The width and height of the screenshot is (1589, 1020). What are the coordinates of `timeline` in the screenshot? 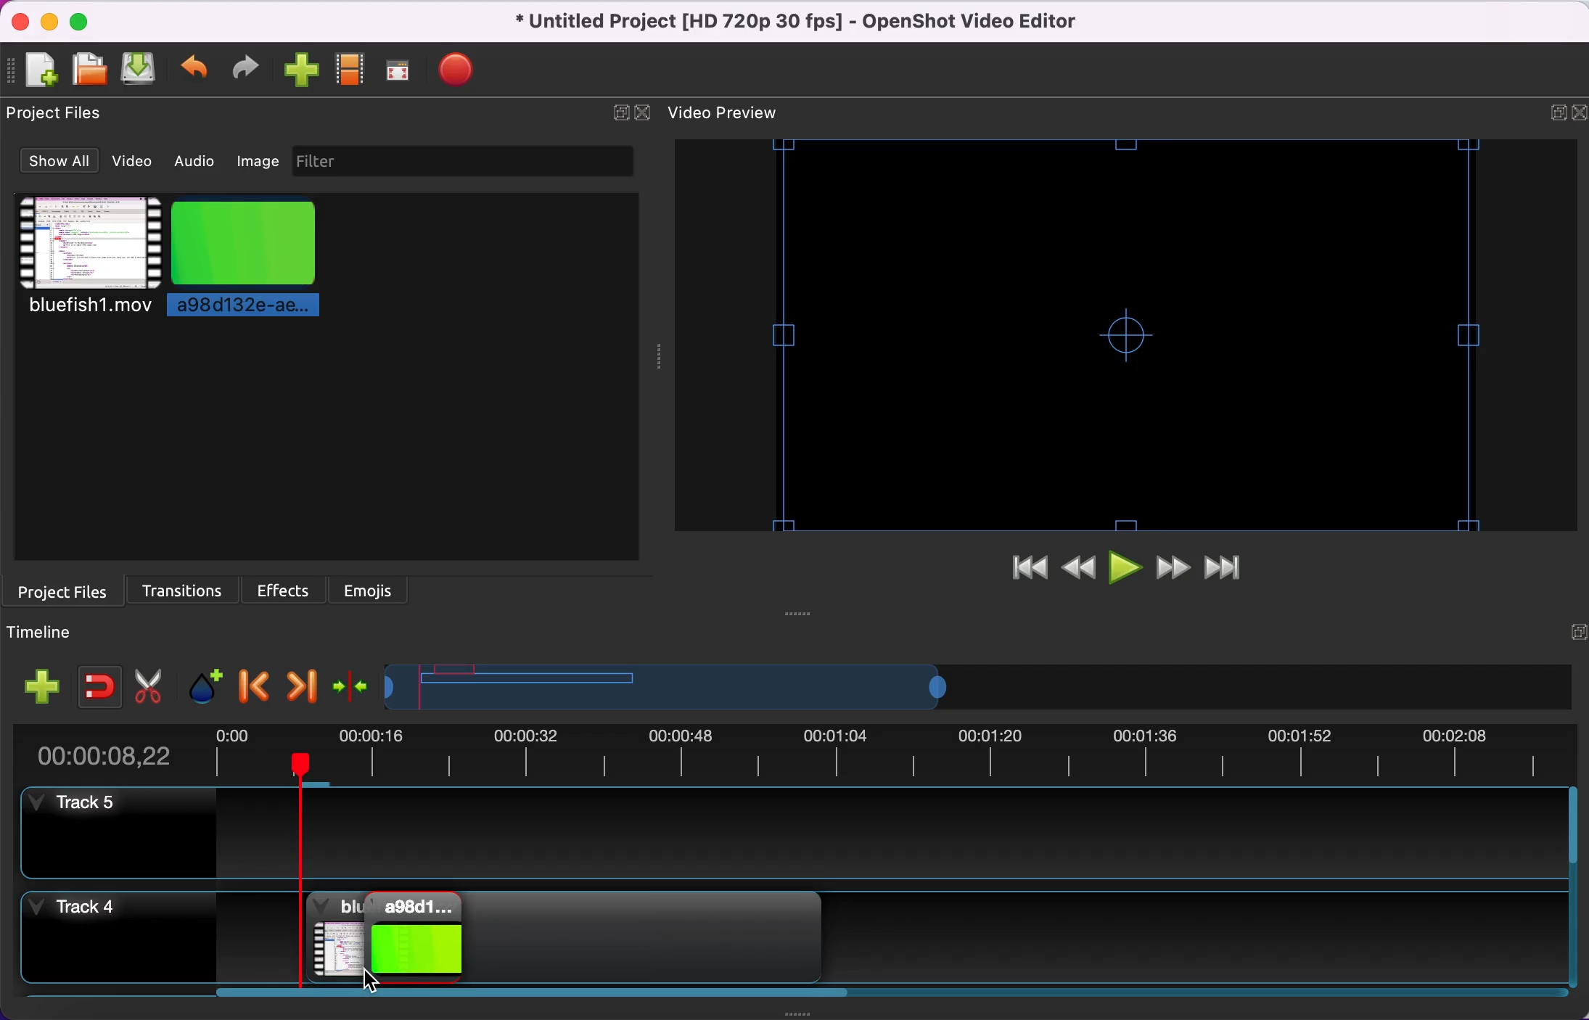 It's located at (835, 686).